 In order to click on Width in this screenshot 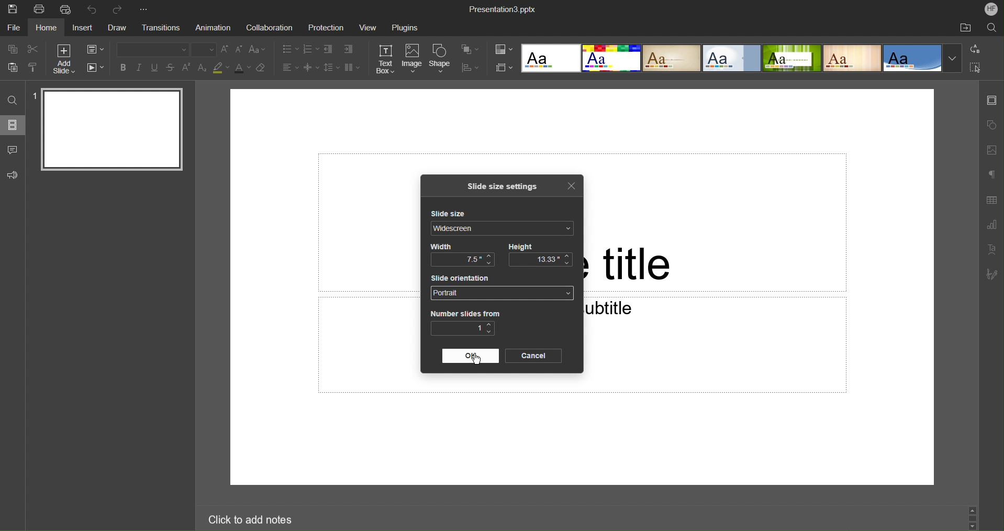, I will do `click(440, 246)`.